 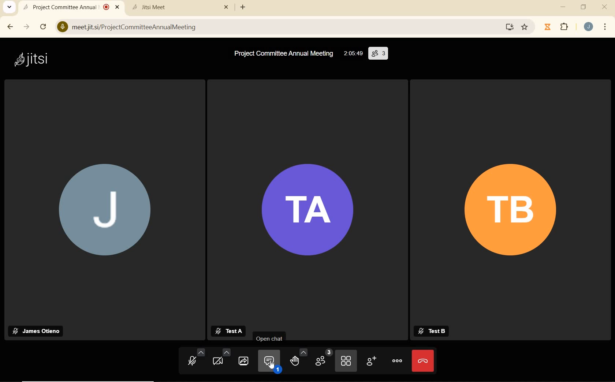 I want to click on Bookmark , so click(x=528, y=27).